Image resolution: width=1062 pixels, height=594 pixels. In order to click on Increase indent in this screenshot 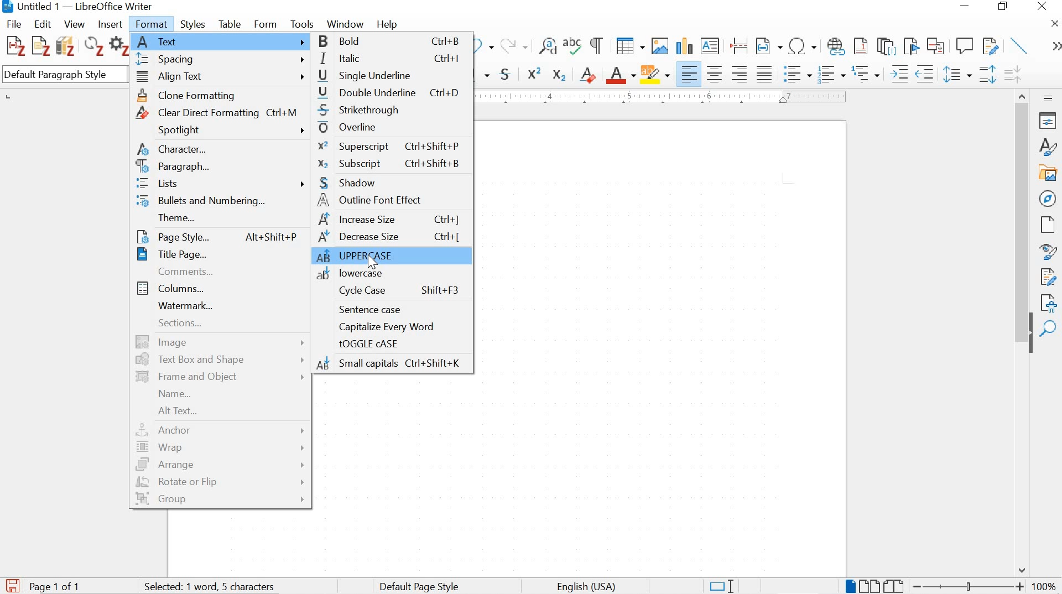, I will do `click(898, 74)`.